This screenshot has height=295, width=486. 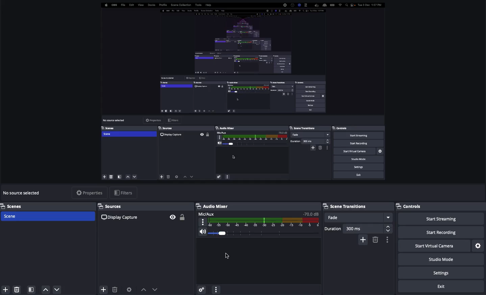 I want to click on Fade, so click(x=359, y=217).